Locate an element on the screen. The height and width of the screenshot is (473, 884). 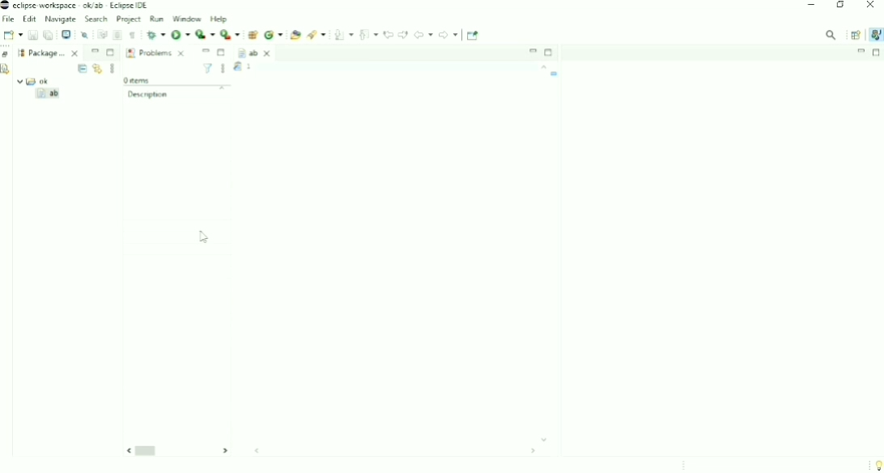
Help is located at coordinates (220, 19).